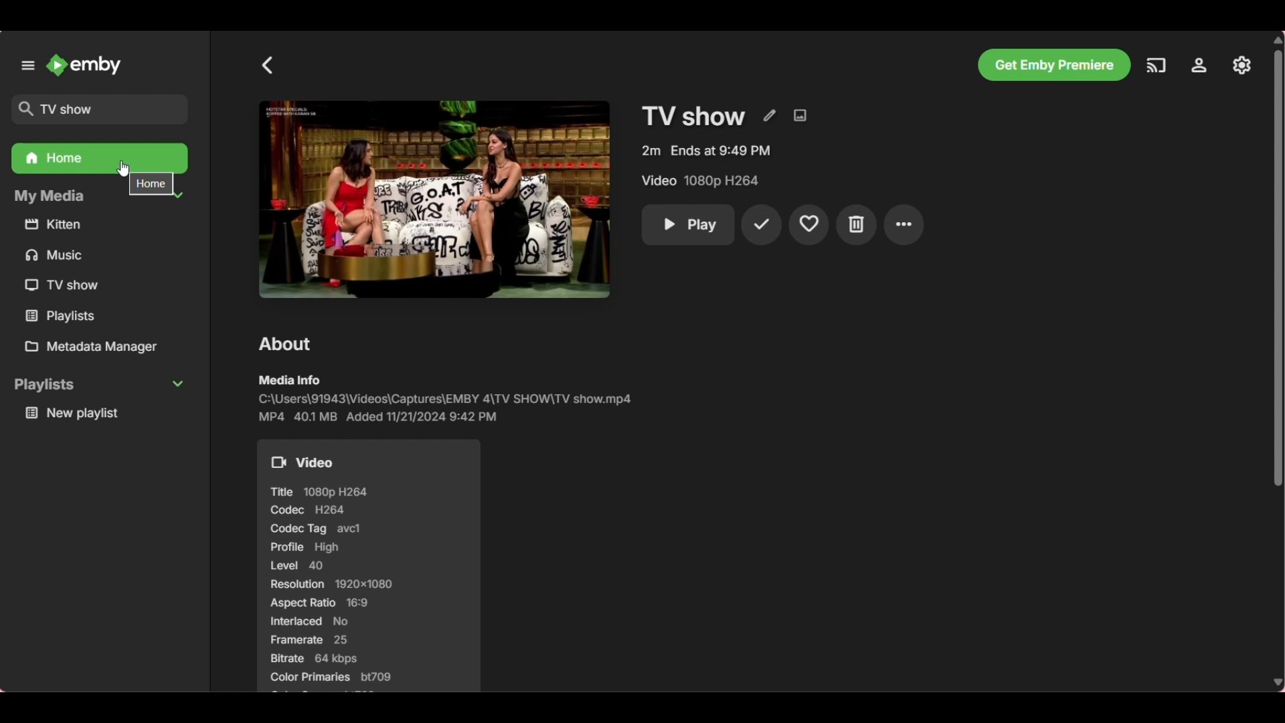 The image size is (1285, 723). What do you see at coordinates (66, 254) in the screenshot?
I see `music` at bounding box center [66, 254].